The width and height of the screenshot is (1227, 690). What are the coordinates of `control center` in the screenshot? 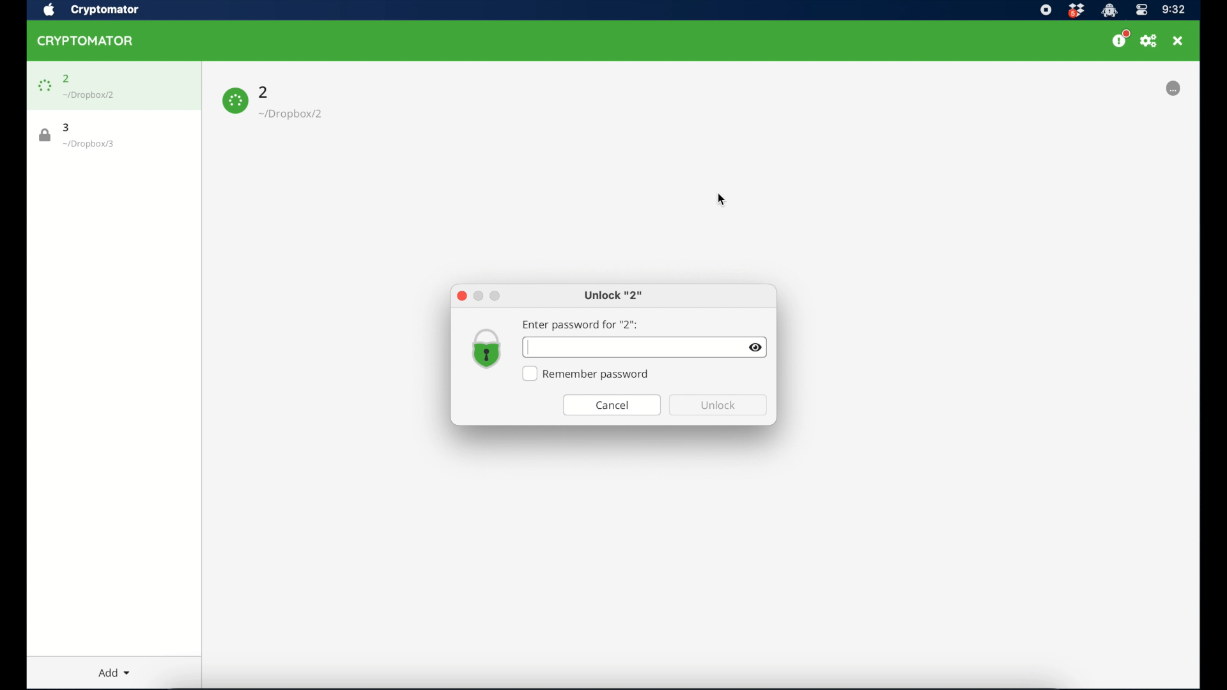 It's located at (1142, 10).